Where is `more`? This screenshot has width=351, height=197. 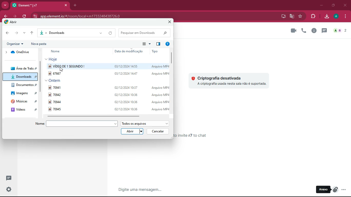
more is located at coordinates (5, 6).